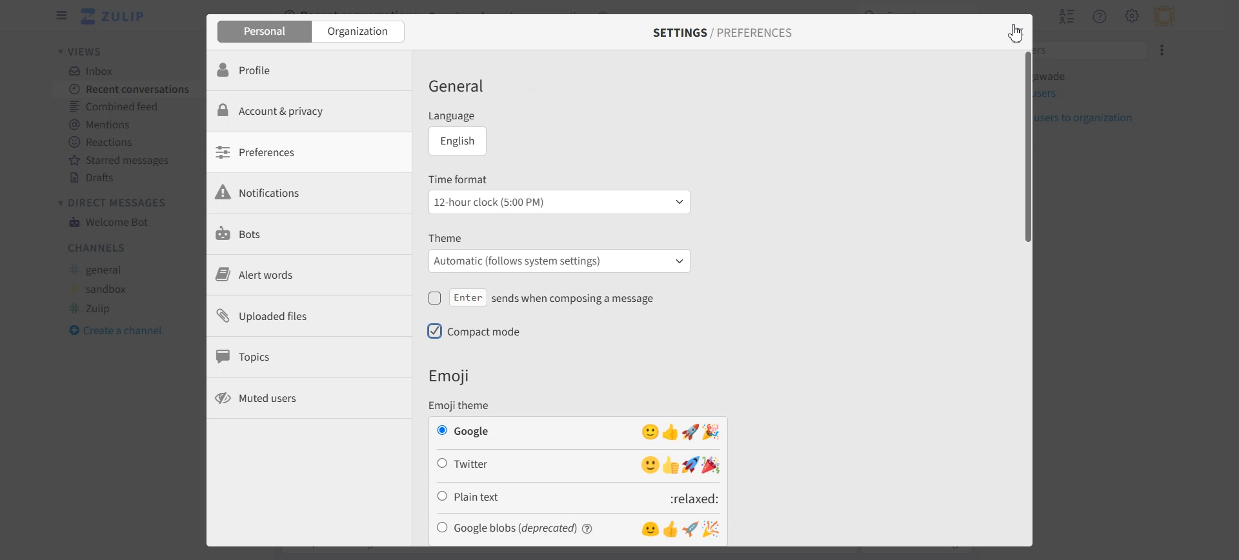 The image size is (1239, 560). What do you see at coordinates (578, 465) in the screenshot?
I see `Twitter` at bounding box center [578, 465].